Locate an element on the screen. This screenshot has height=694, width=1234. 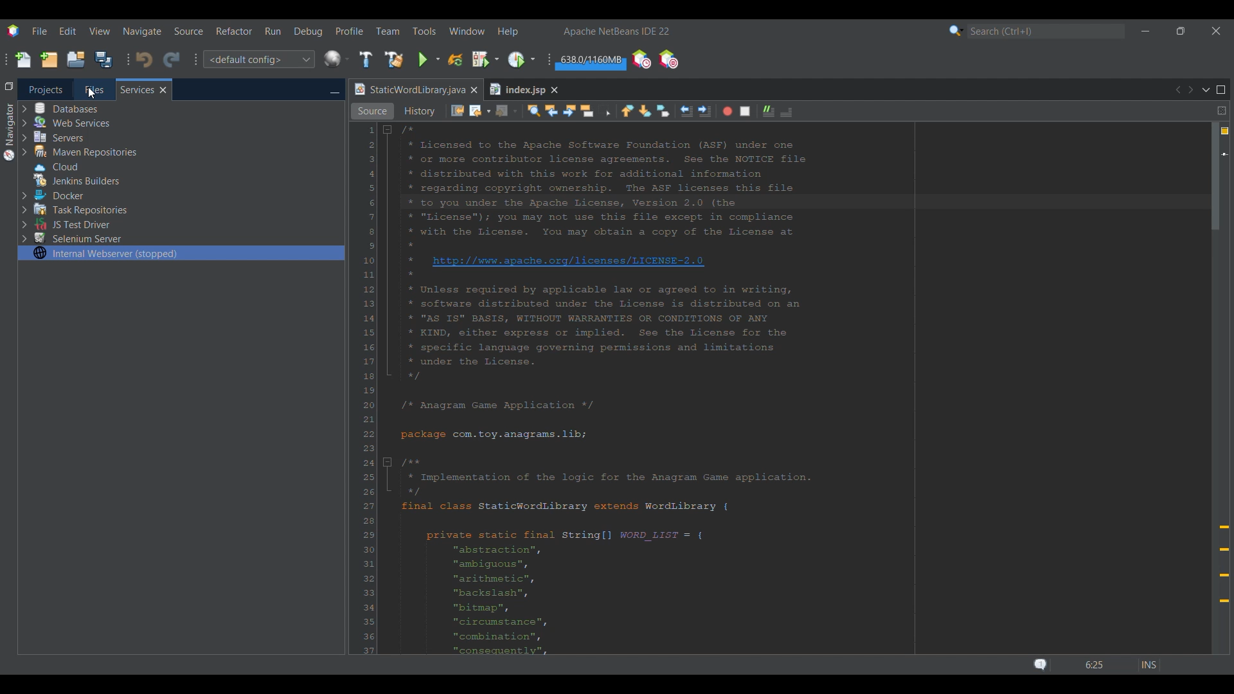
Current selection highlighted is located at coordinates (181, 253).